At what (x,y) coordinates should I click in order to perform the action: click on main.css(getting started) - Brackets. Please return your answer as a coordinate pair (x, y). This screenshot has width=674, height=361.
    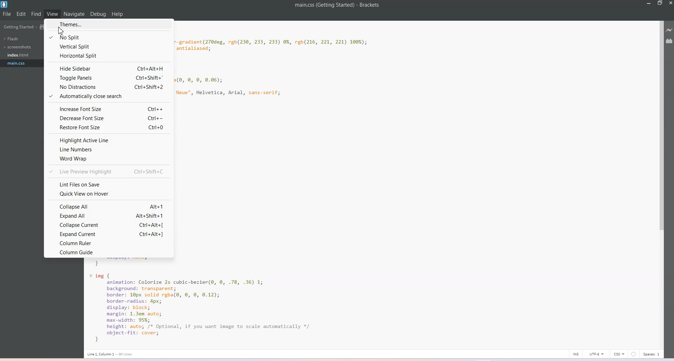
    Looking at the image, I should click on (343, 5).